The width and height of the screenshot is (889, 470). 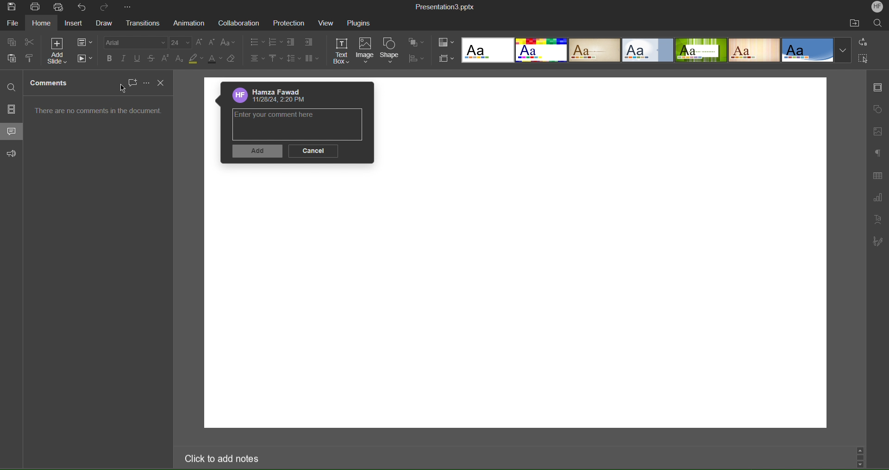 I want to click on Increase size, so click(x=200, y=43).